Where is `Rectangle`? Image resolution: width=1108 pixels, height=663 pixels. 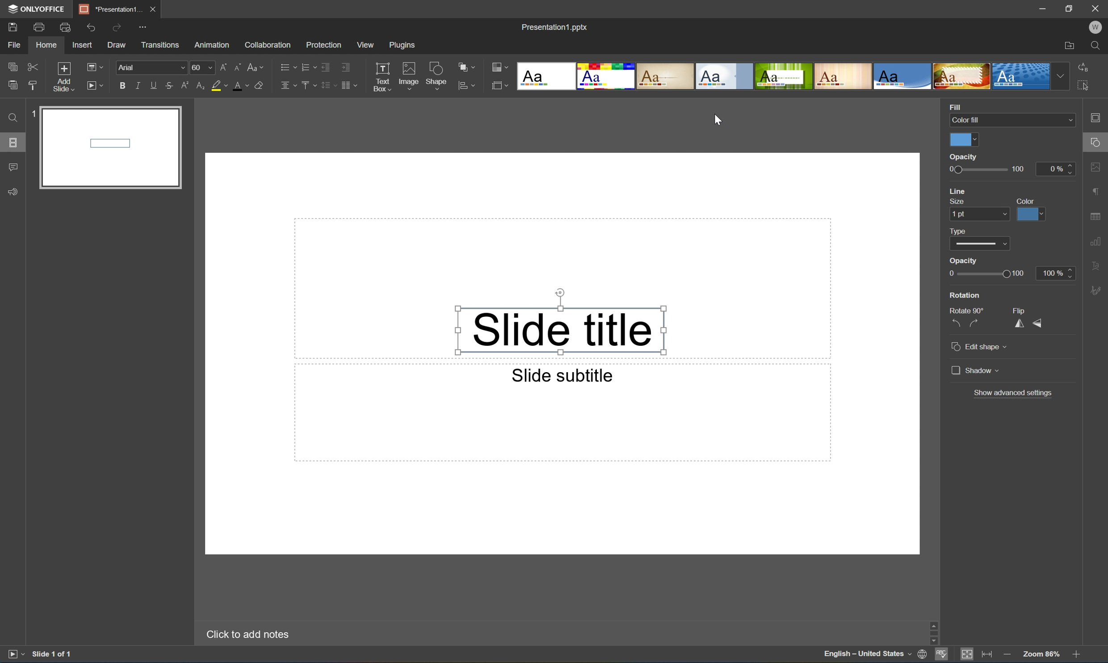 Rectangle is located at coordinates (560, 330).